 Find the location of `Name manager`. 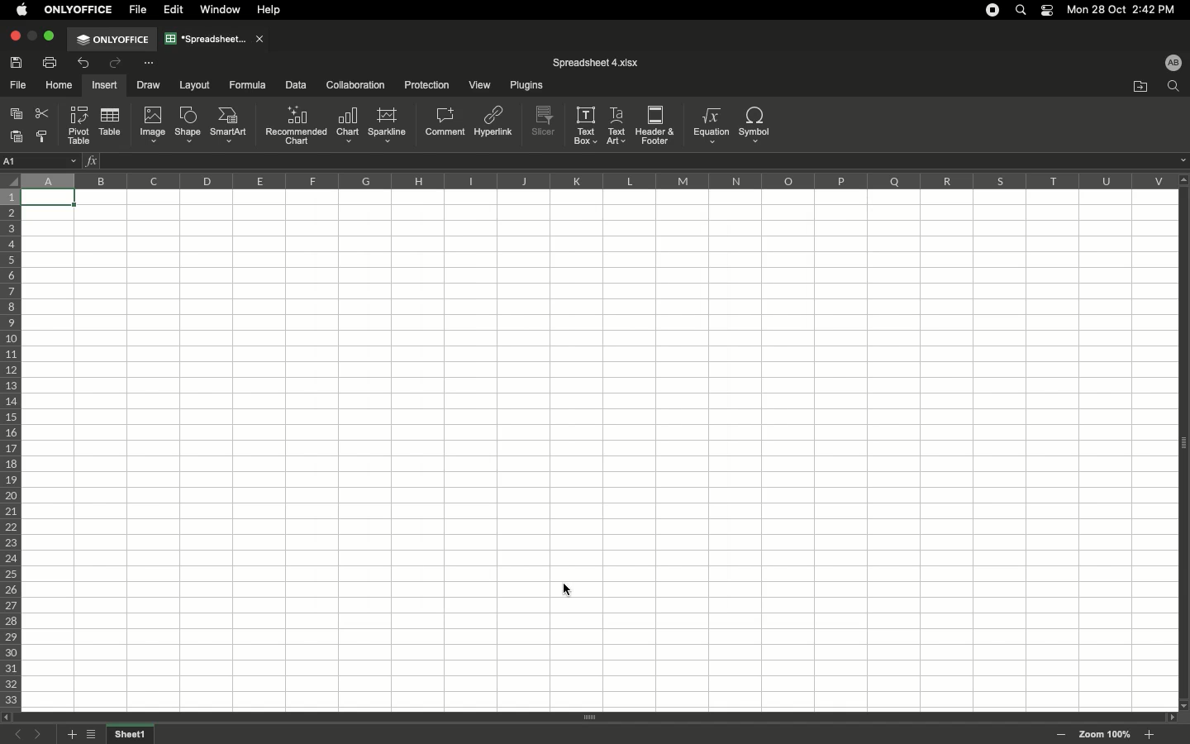

Name manager is located at coordinates (41, 160).